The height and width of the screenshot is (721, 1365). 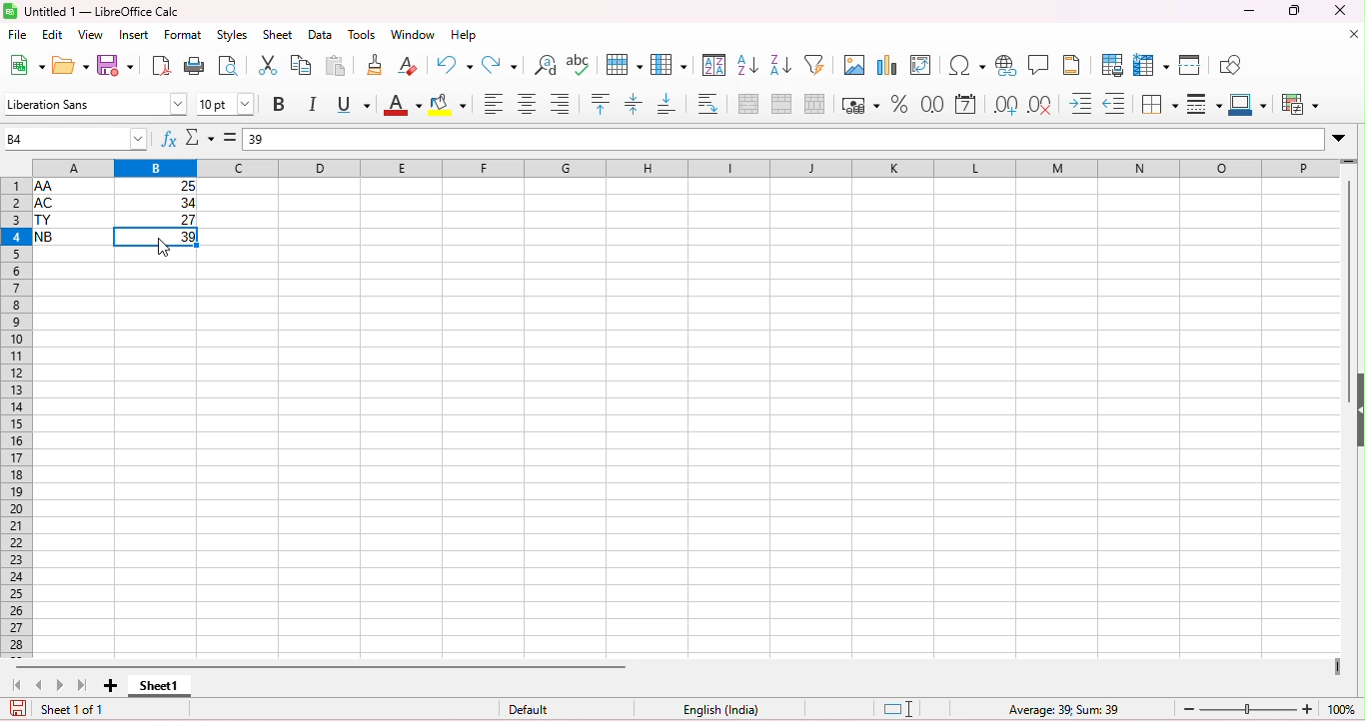 I want to click on select function, so click(x=200, y=137).